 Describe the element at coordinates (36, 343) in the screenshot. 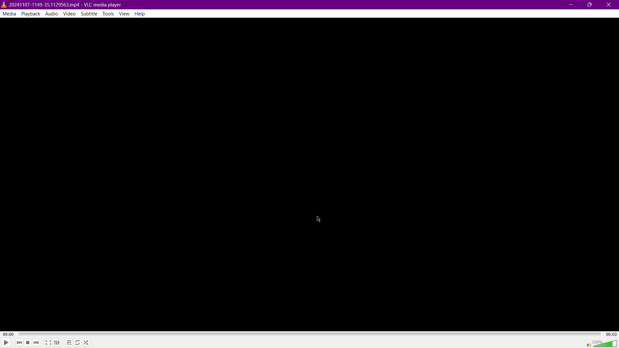

I see `Skip Forward` at that location.